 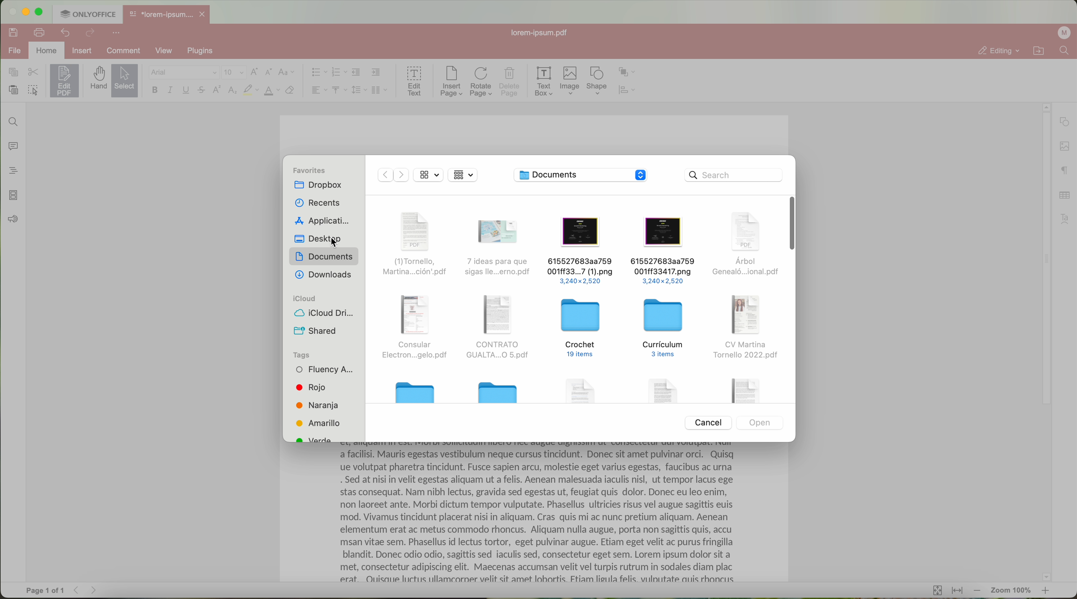 I want to click on tags, so click(x=301, y=355).